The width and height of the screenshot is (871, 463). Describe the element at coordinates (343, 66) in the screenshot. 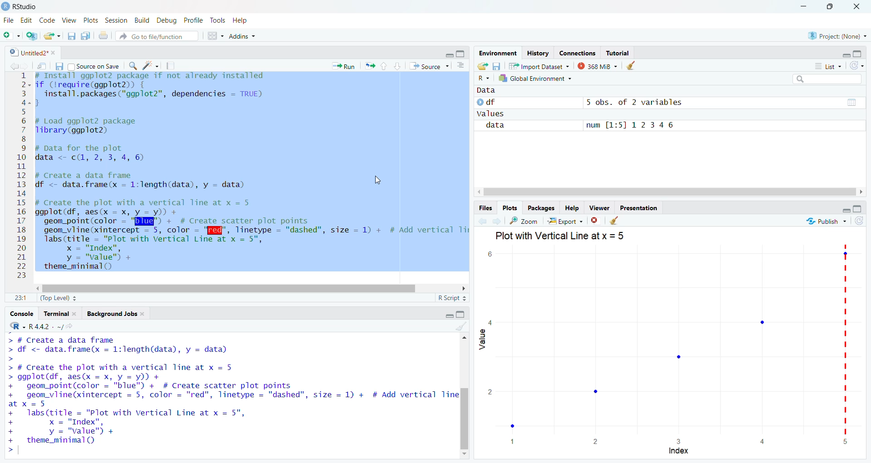

I see `* Run` at that location.